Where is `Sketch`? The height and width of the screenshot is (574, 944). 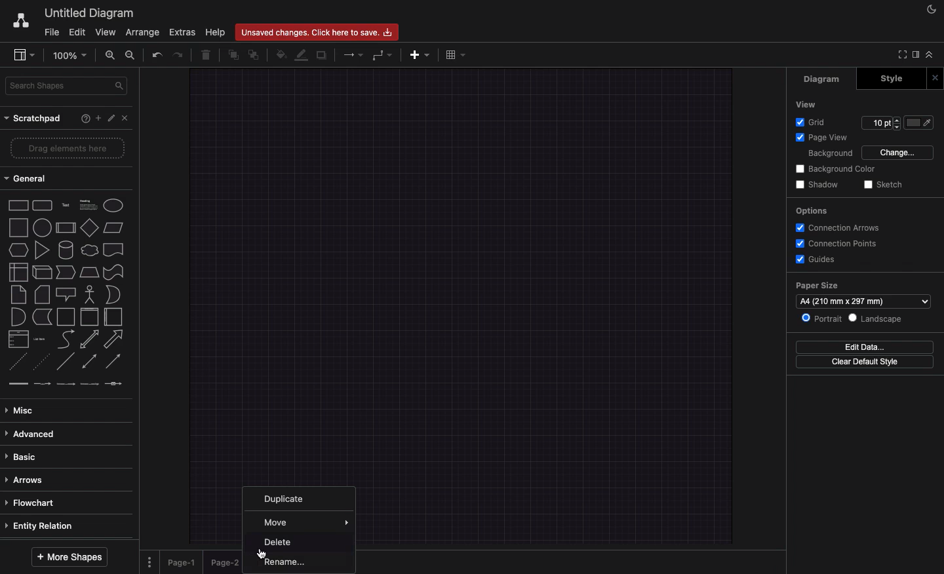 Sketch is located at coordinates (886, 185).